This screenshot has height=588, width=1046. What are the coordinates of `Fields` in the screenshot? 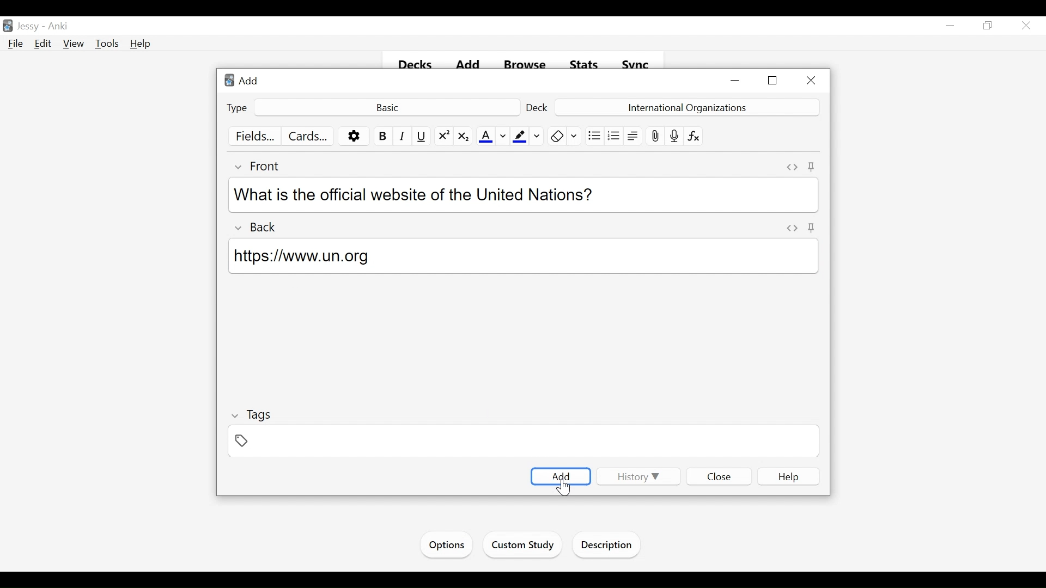 It's located at (251, 136).